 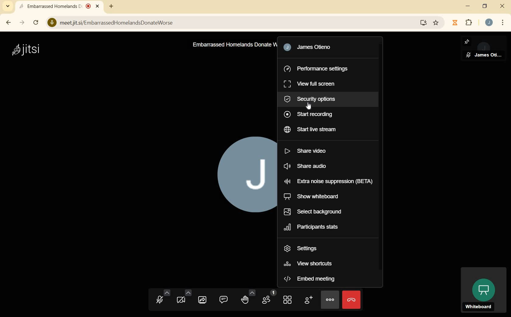 I want to click on extensions, so click(x=470, y=23).